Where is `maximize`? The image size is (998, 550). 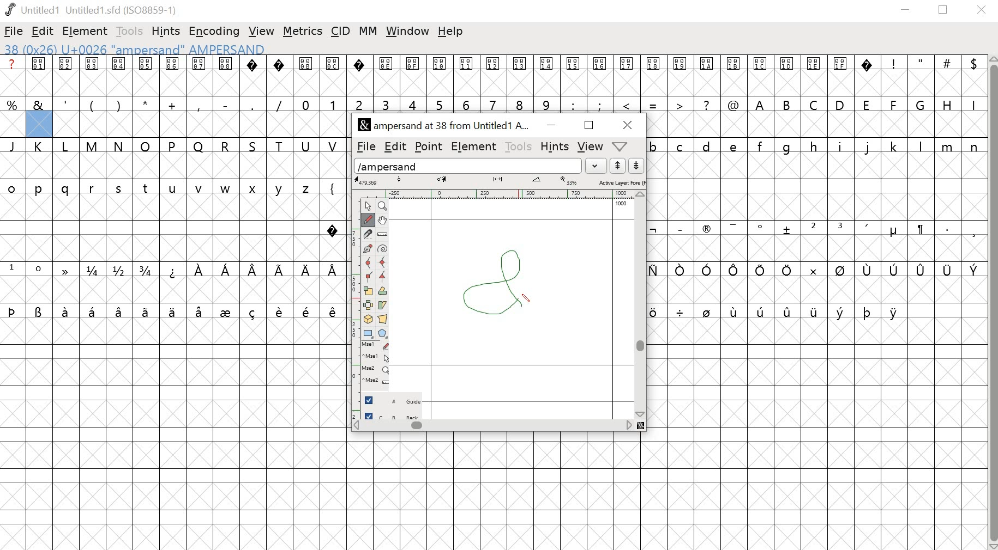
maximize is located at coordinates (945, 10).